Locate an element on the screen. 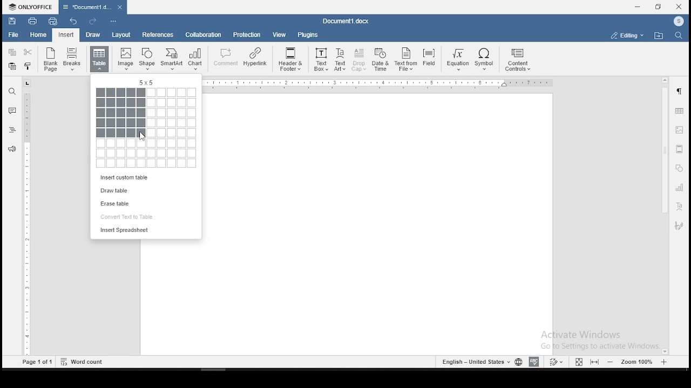 This screenshot has height=388, width=691. scrollbar is located at coordinates (663, 216).